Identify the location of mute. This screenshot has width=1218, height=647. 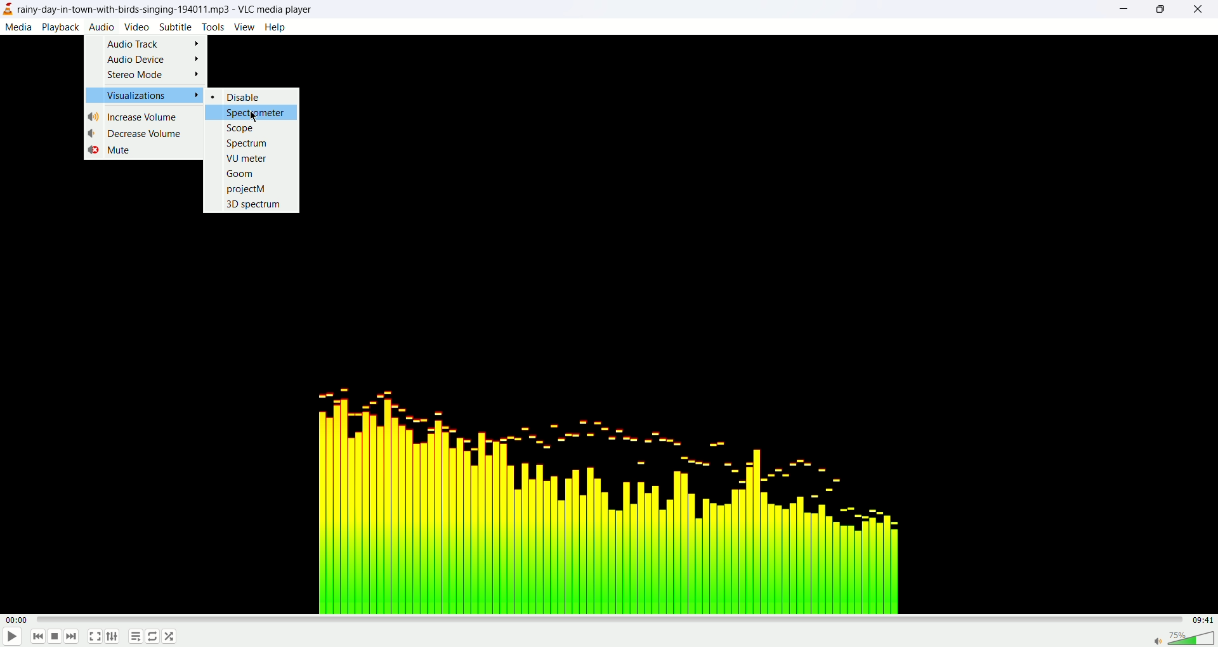
(110, 150).